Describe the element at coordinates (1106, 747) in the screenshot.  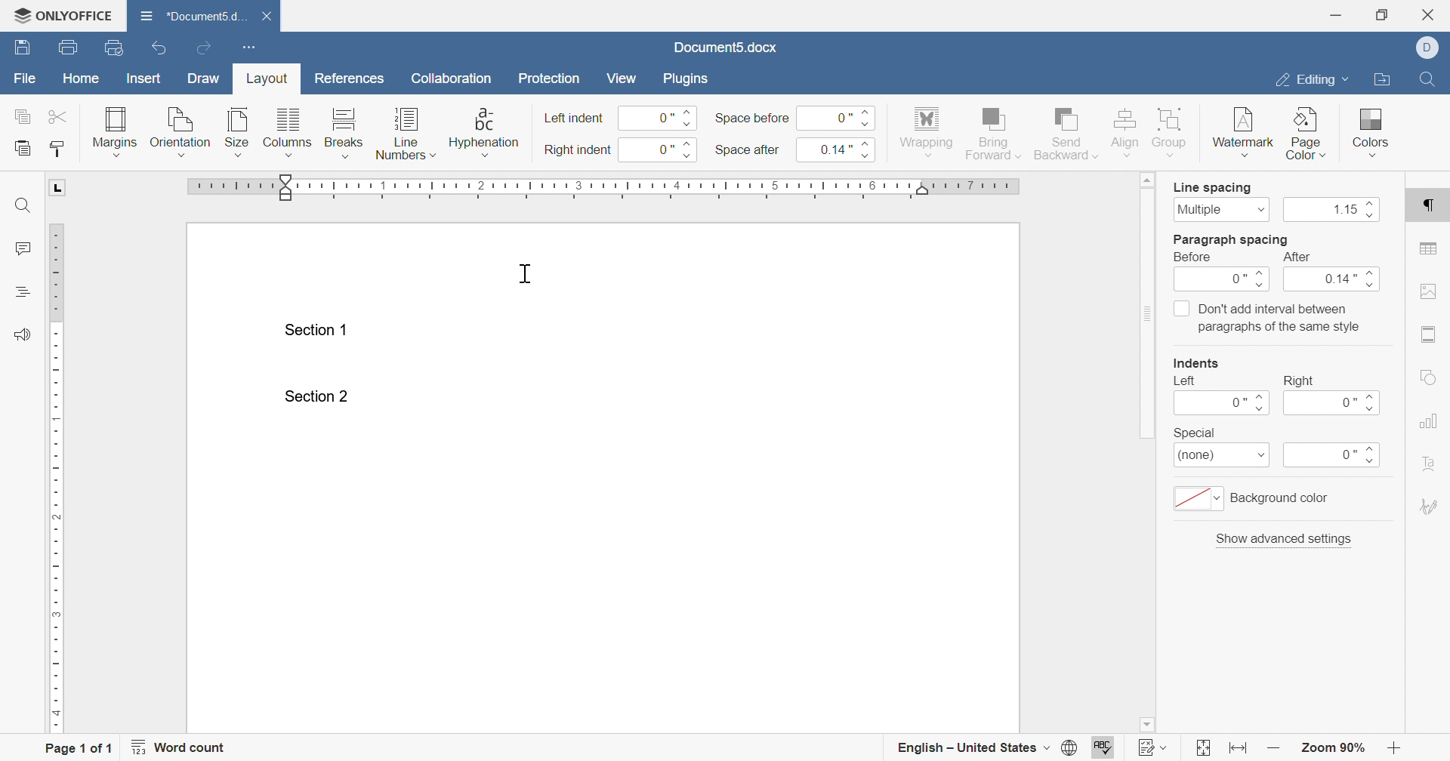
I see `spell checking` at that location.